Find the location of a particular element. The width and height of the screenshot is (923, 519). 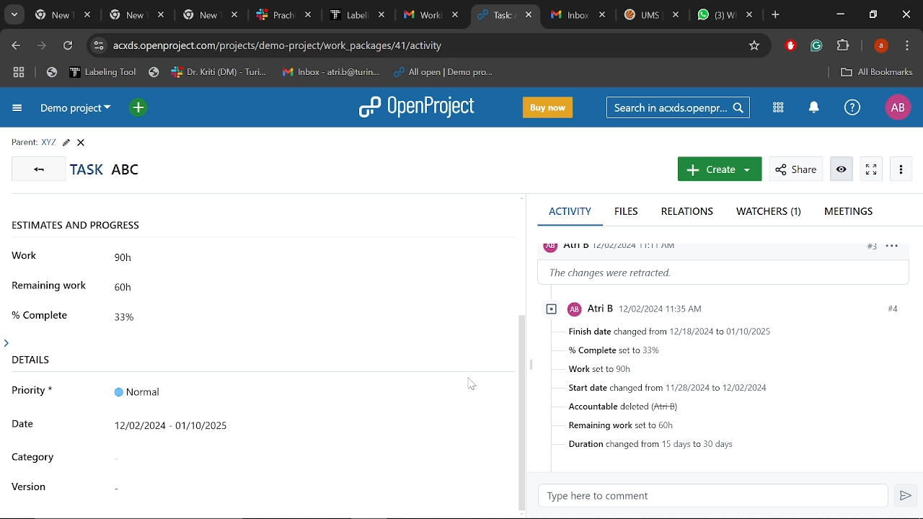

cursor is located at coordinates (468, 379).